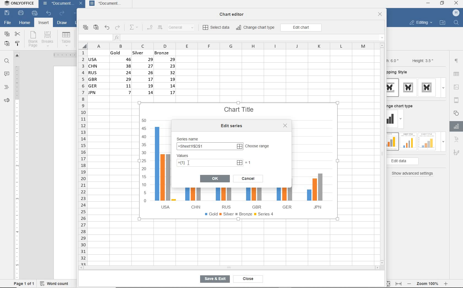 The height and width of the screenshot is (288, 463). I want to click on open file location, so click(442, 23).